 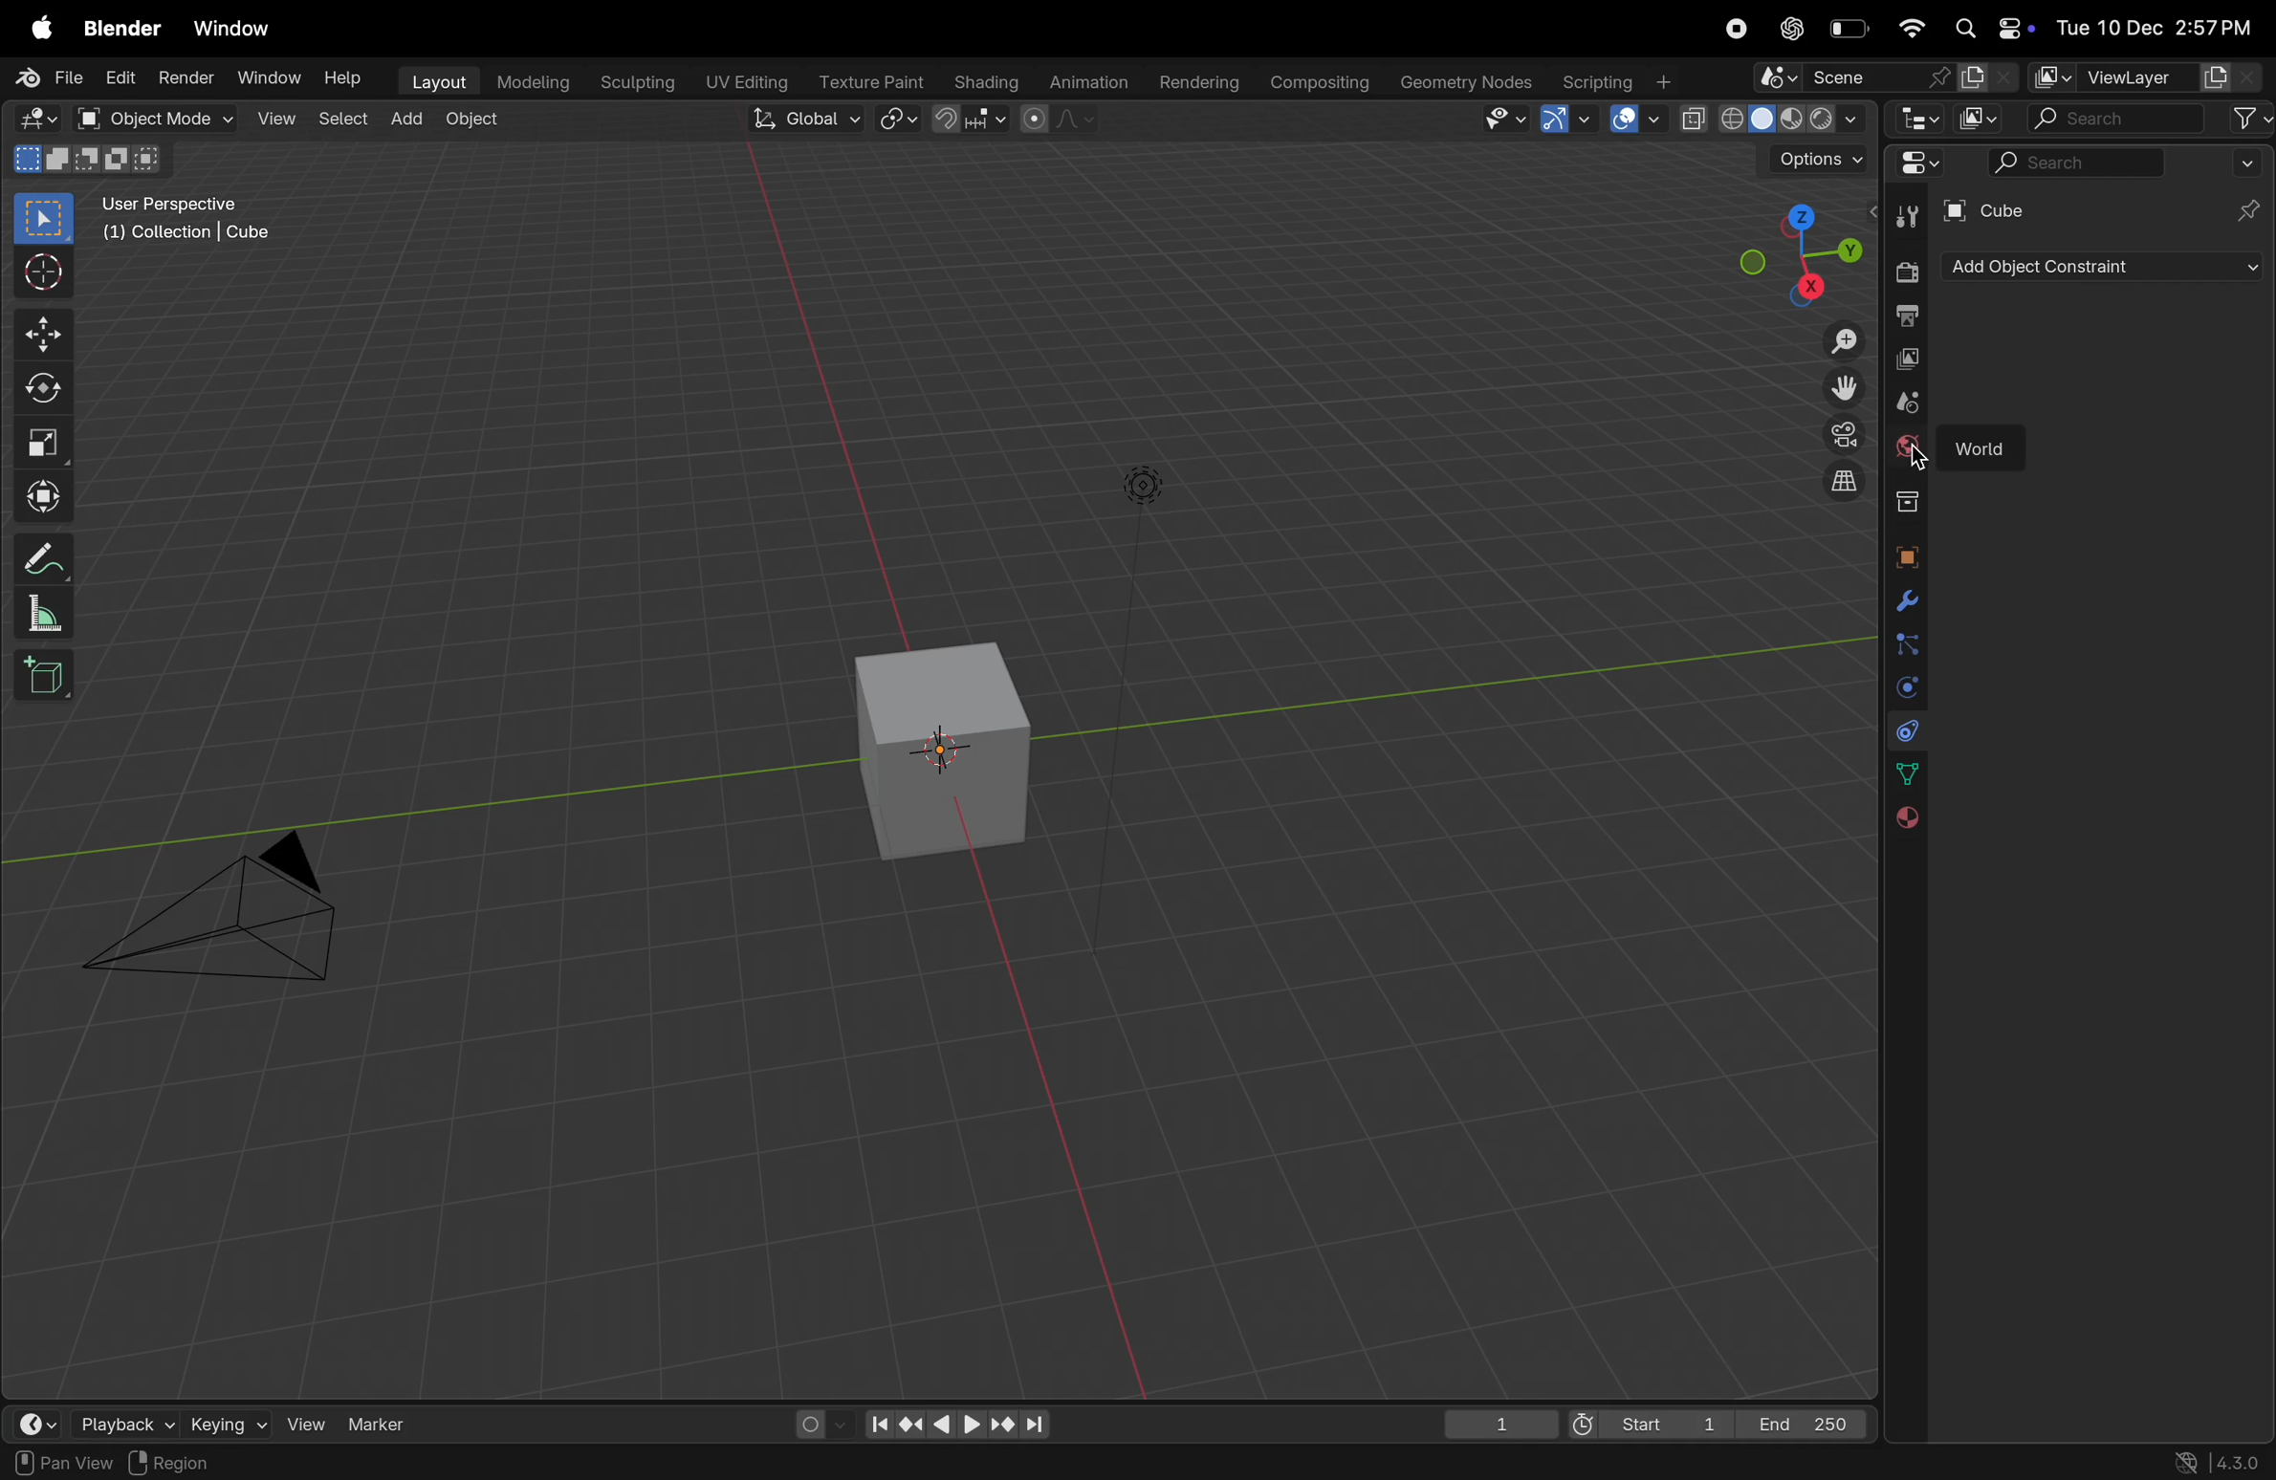 I want to click on add cube, so click(x=51, y=676).